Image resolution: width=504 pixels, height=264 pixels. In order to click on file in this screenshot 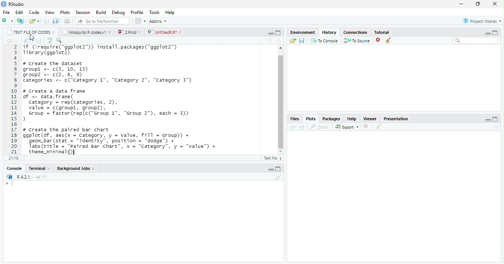, I will do `click(6, 12)`.